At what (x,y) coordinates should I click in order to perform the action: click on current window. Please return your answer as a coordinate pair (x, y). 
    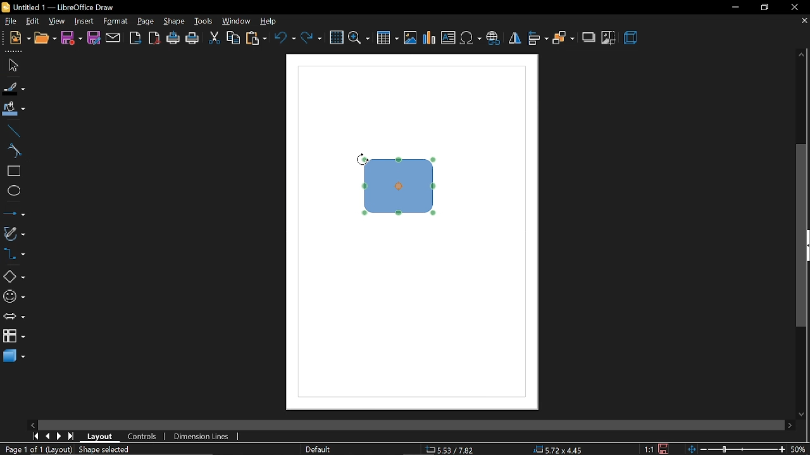
    Looking at the image, I should click on (59, 7).